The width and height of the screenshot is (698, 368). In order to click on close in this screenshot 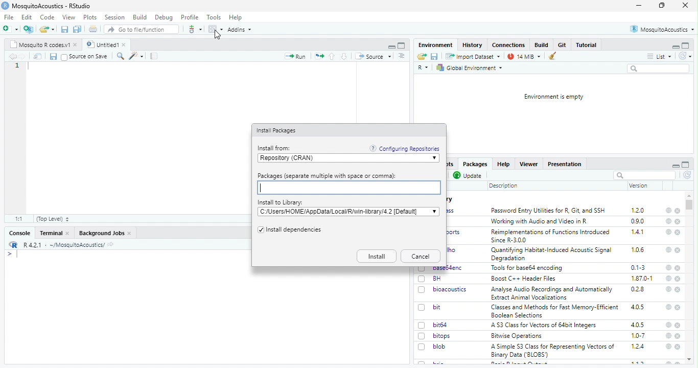, I will do `click(68, 233)`.